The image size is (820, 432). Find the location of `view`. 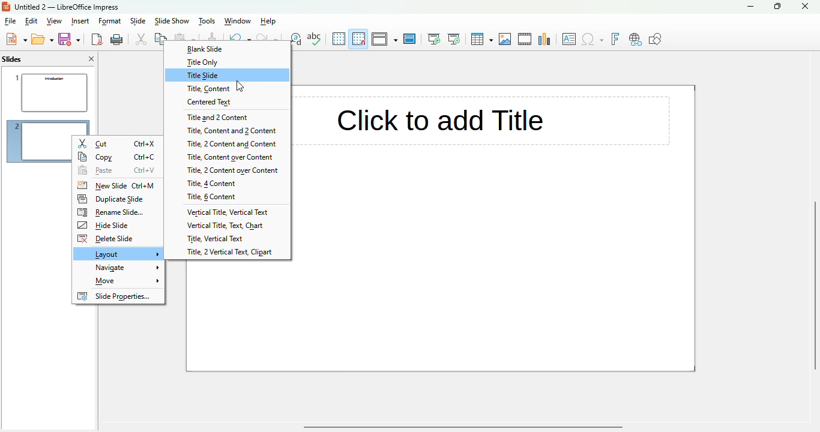

view is located at coordinates (54, 21).